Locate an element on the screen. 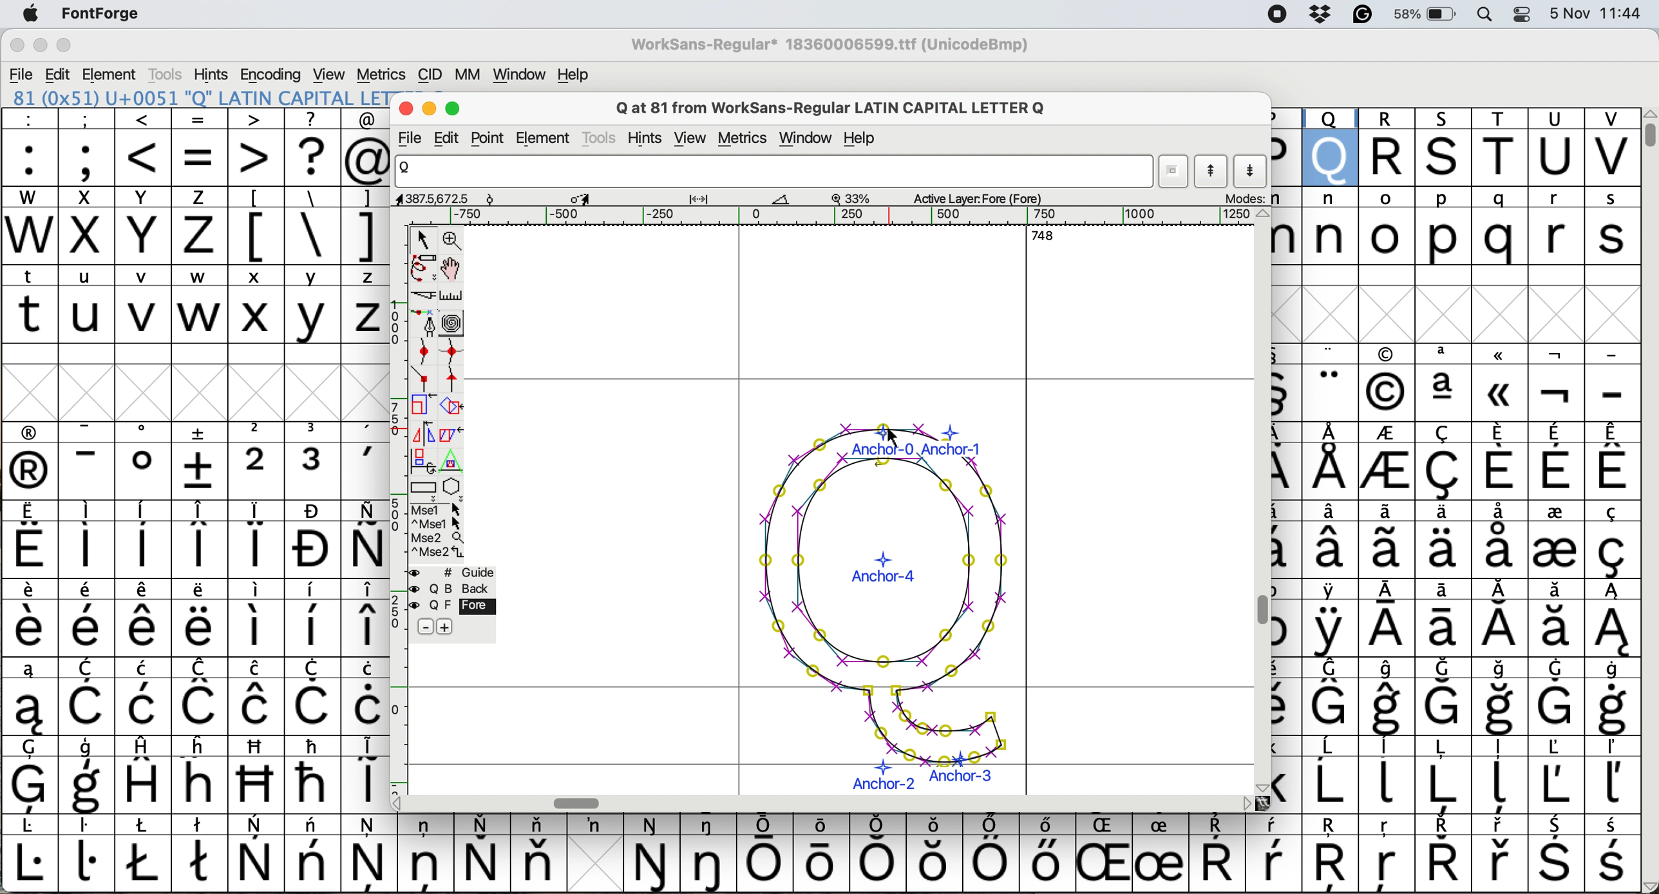 The width and height of the screenshot is (1659, 894). hints is located at coordinates (214, 72).